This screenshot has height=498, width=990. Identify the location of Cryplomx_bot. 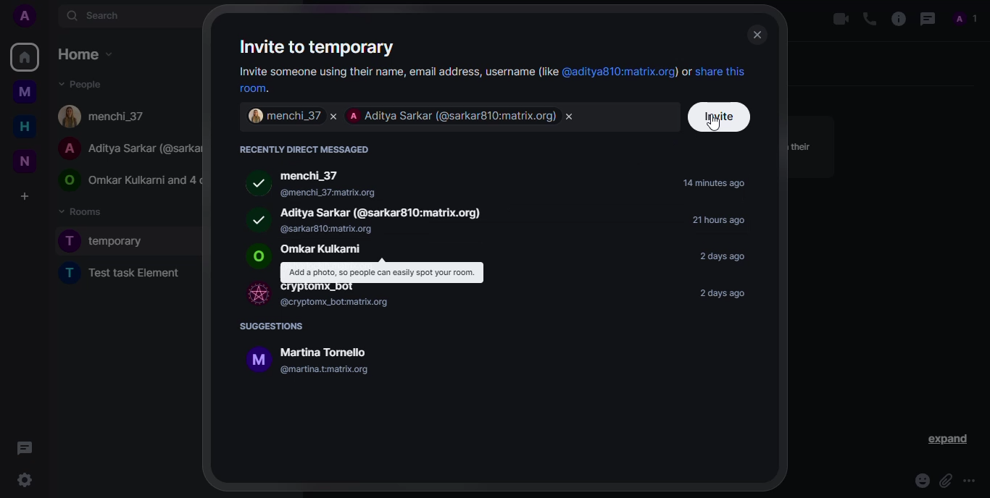
(320, 288).